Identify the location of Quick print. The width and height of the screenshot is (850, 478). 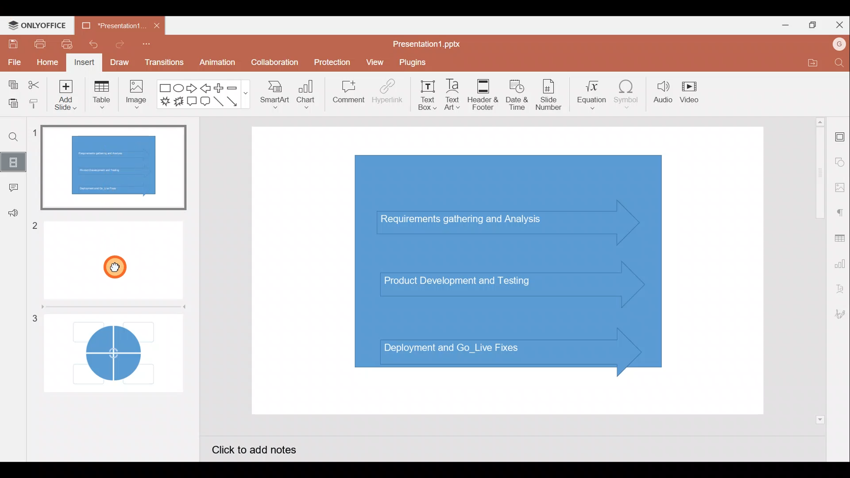
(67, 44).